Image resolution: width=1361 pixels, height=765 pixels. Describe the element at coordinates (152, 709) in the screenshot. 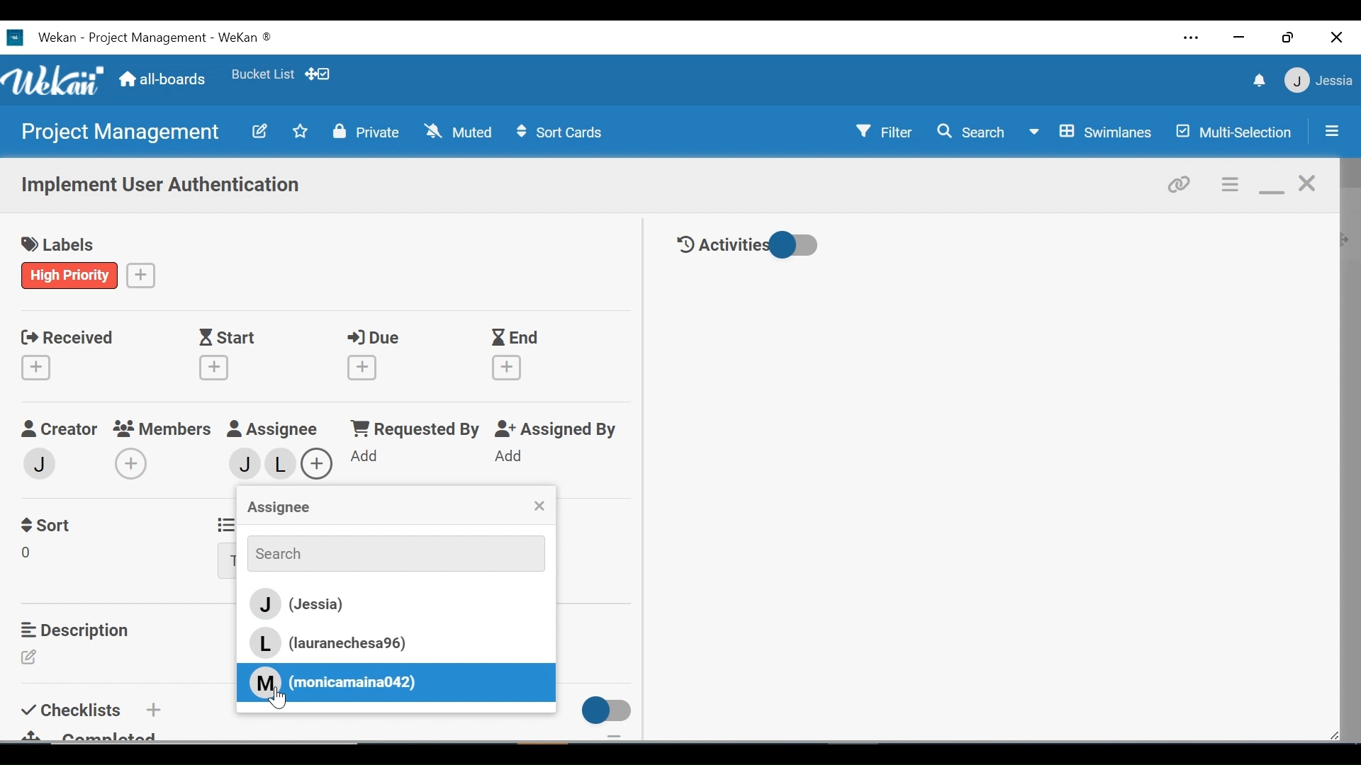

I see `Add` at that location.